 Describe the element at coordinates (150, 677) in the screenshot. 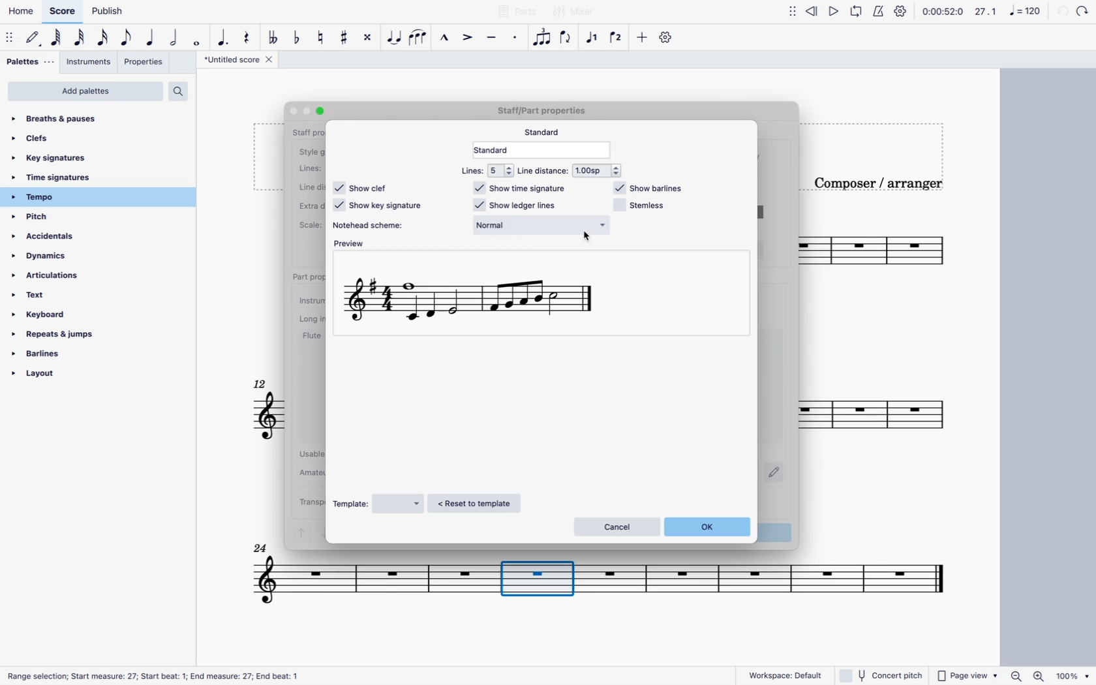

I see `` at that location.